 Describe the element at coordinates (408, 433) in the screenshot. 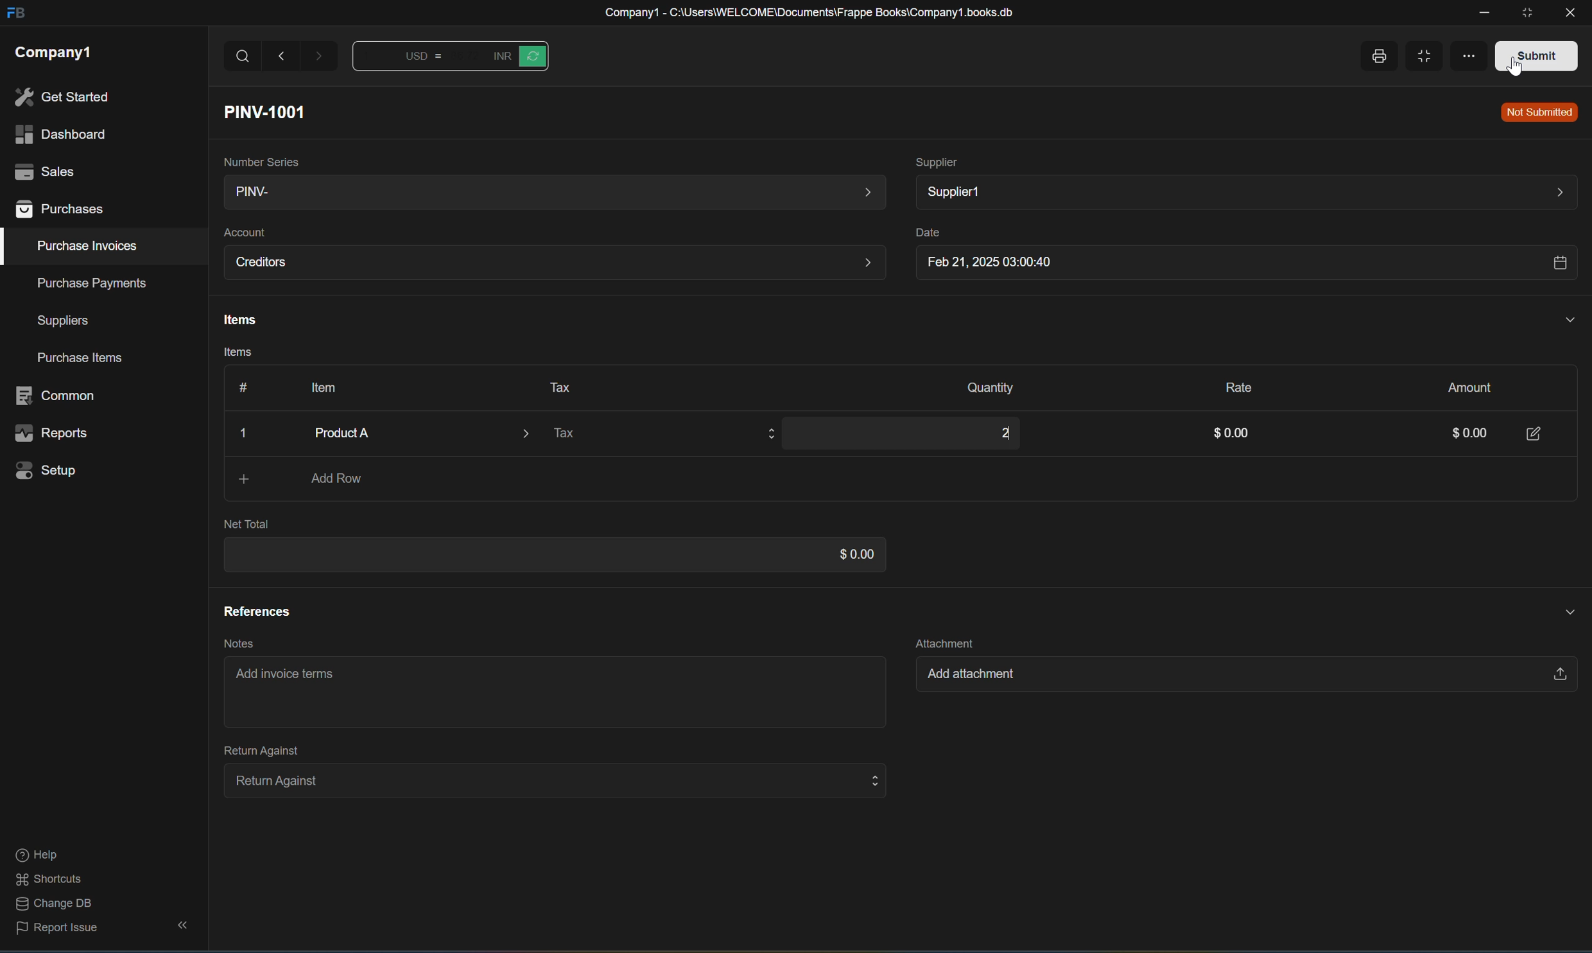

I see `Product A` at that location.